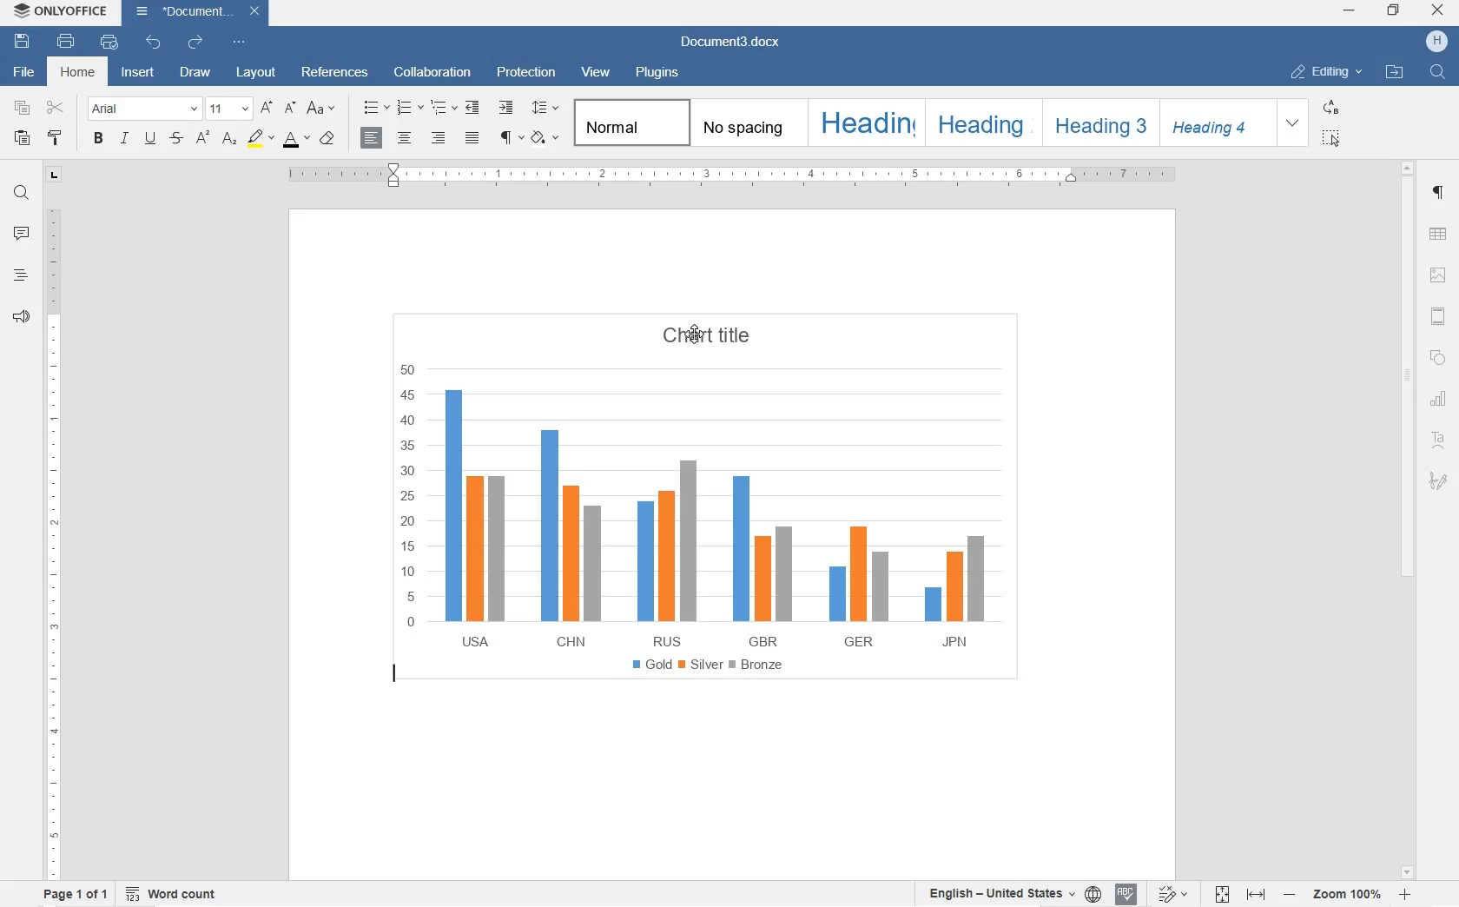 This screenshot has height=907, width=1459. I want to click on CHANGE CASE, so click(321, 108).